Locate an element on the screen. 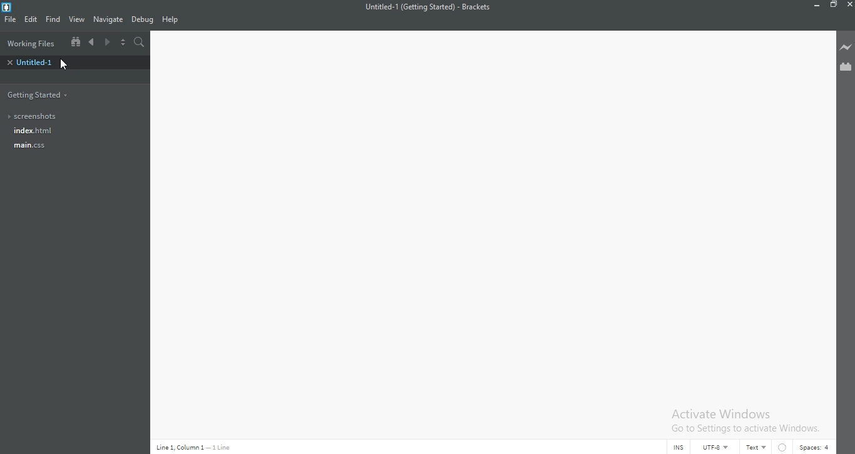 This screenshot has height=454, width=855. INS is located at coordinates (679, 448).